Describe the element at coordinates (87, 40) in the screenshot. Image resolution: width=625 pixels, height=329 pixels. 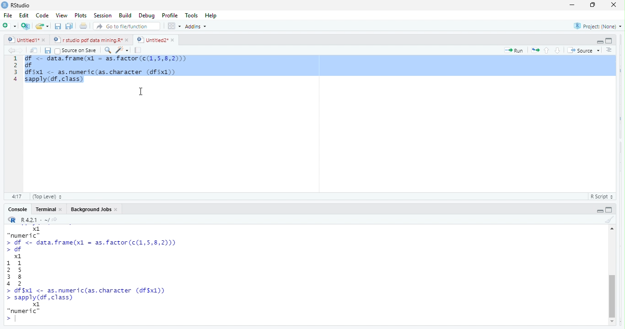
I see `rstudio pdf data mining.R’` at that location.